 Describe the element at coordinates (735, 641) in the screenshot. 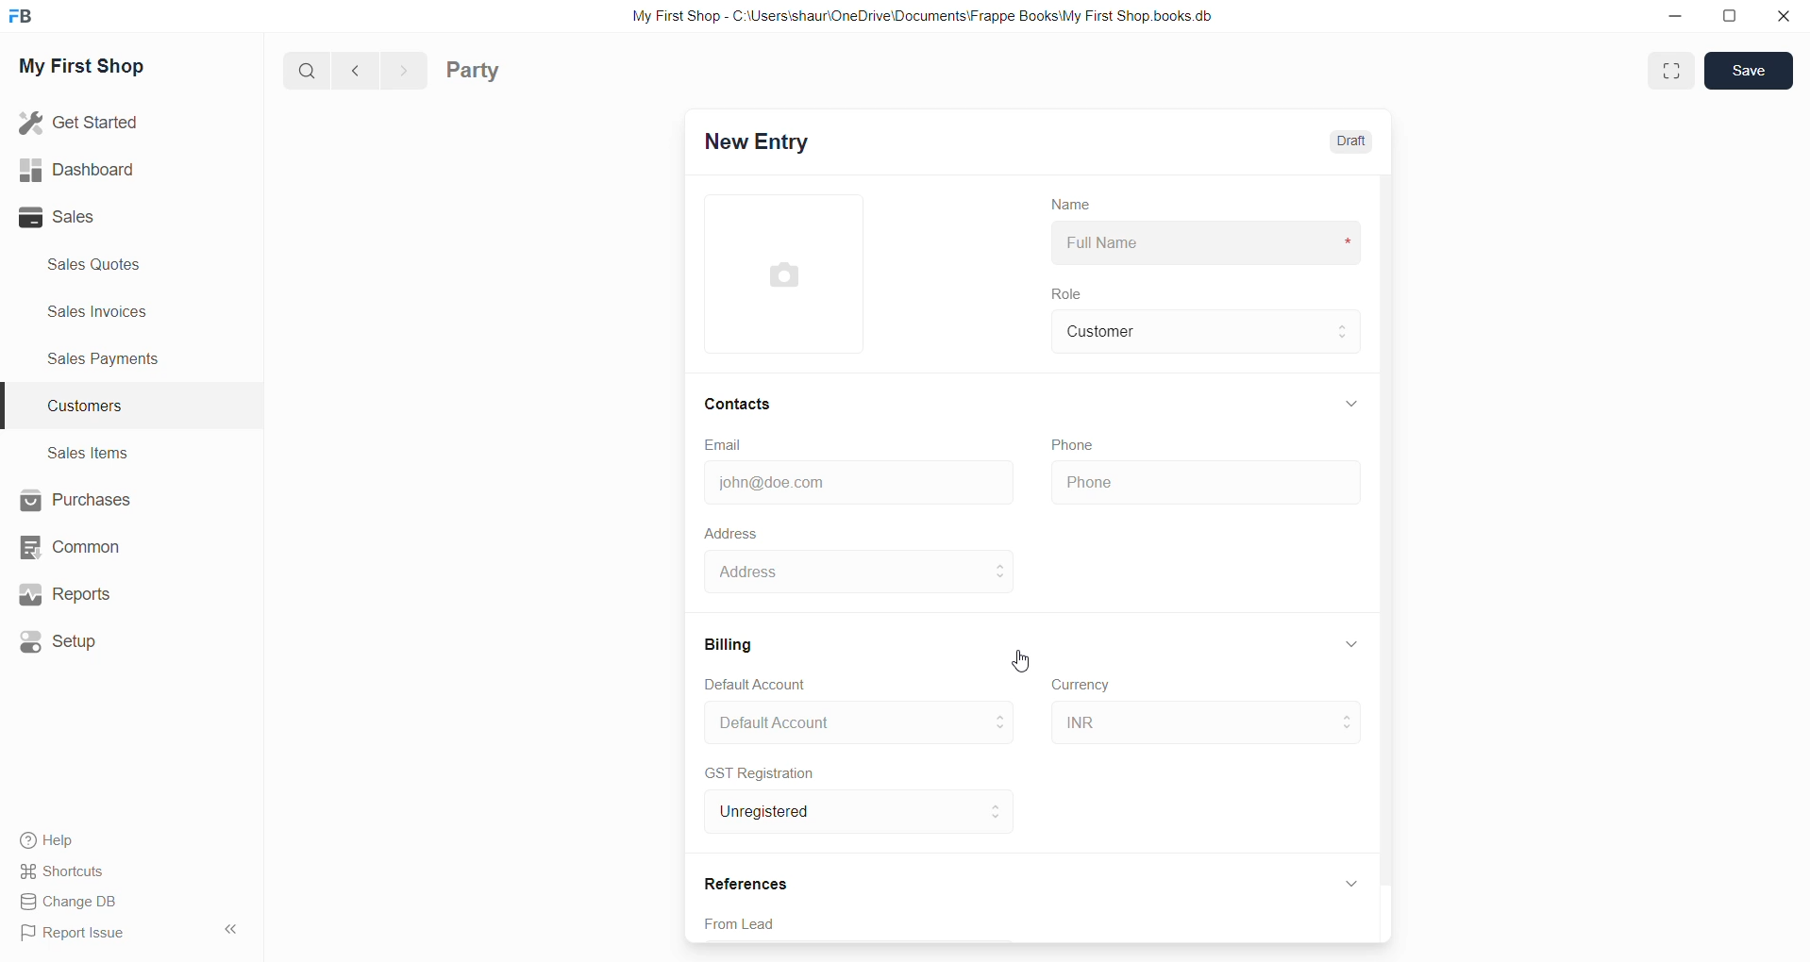

I see `Billing` at that location.